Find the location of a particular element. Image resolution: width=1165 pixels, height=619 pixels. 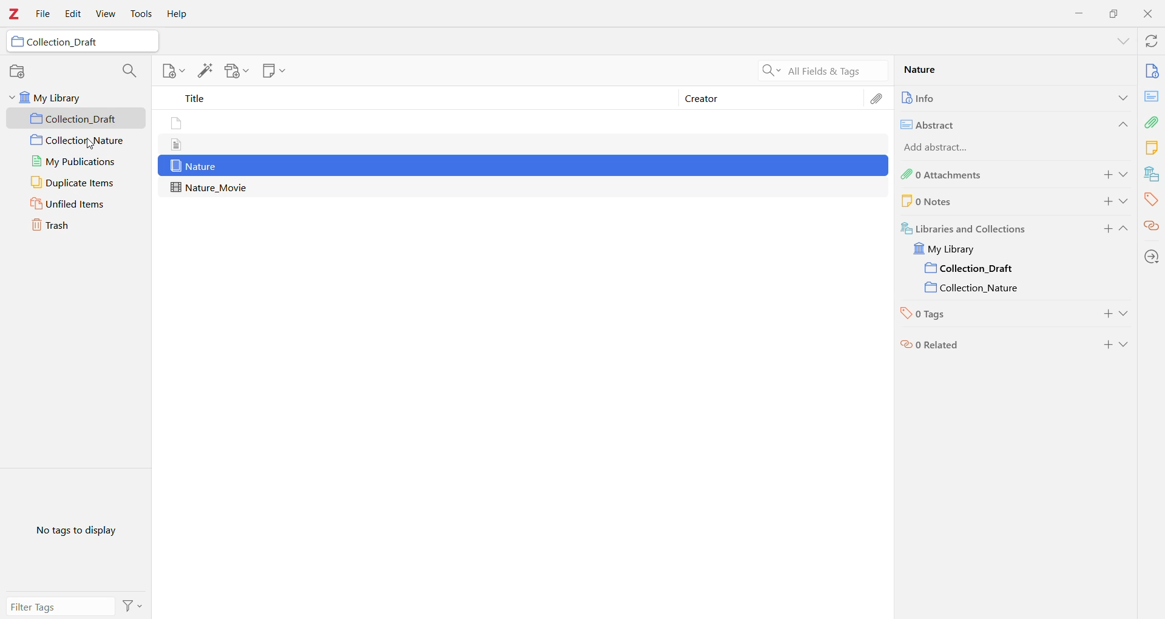

Add Attachment is located at coordinates (234, 71).